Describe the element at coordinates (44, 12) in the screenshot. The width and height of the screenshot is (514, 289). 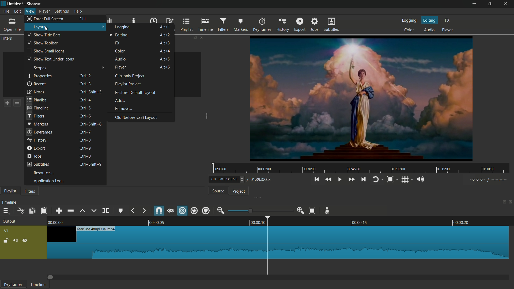
I see `player menu` at that location.